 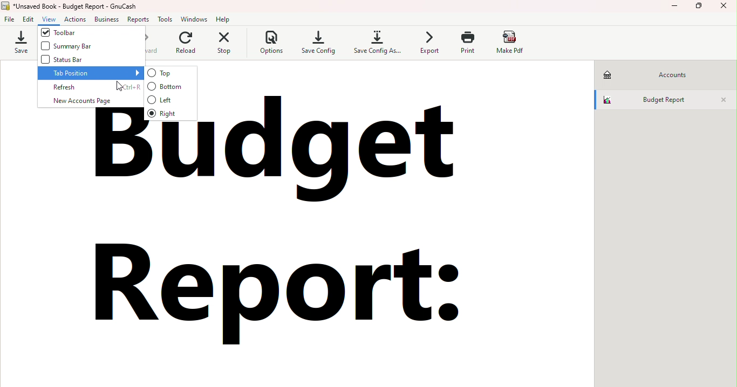 What do you see at coordinates (91, 86) in the screenshot?
I see `Refresh` at bounding box center [91, 86].